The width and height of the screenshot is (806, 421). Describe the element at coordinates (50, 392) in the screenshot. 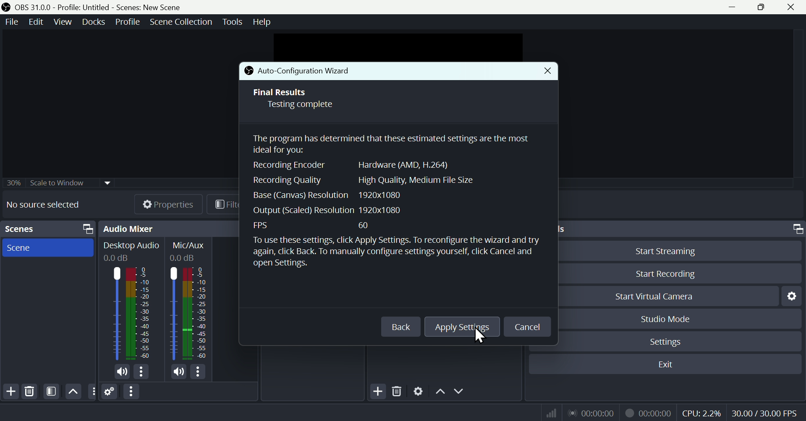

I see `Filters` at that location.